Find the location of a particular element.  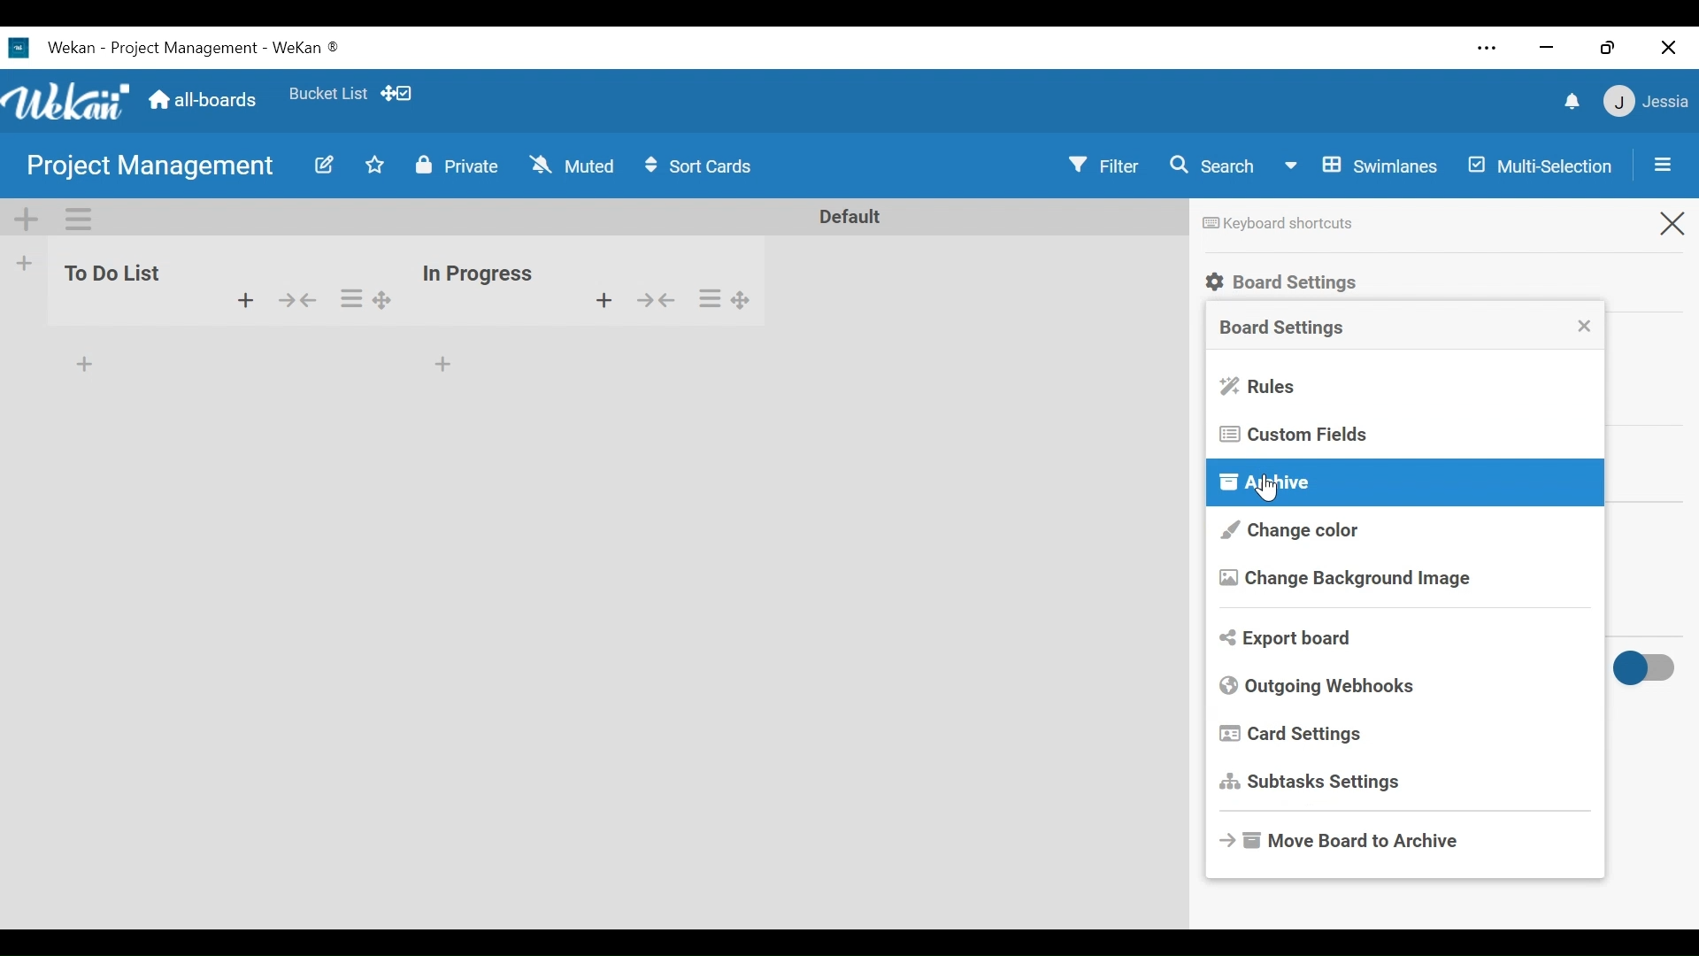

Settings and more is located at coordinates (1489, 47).